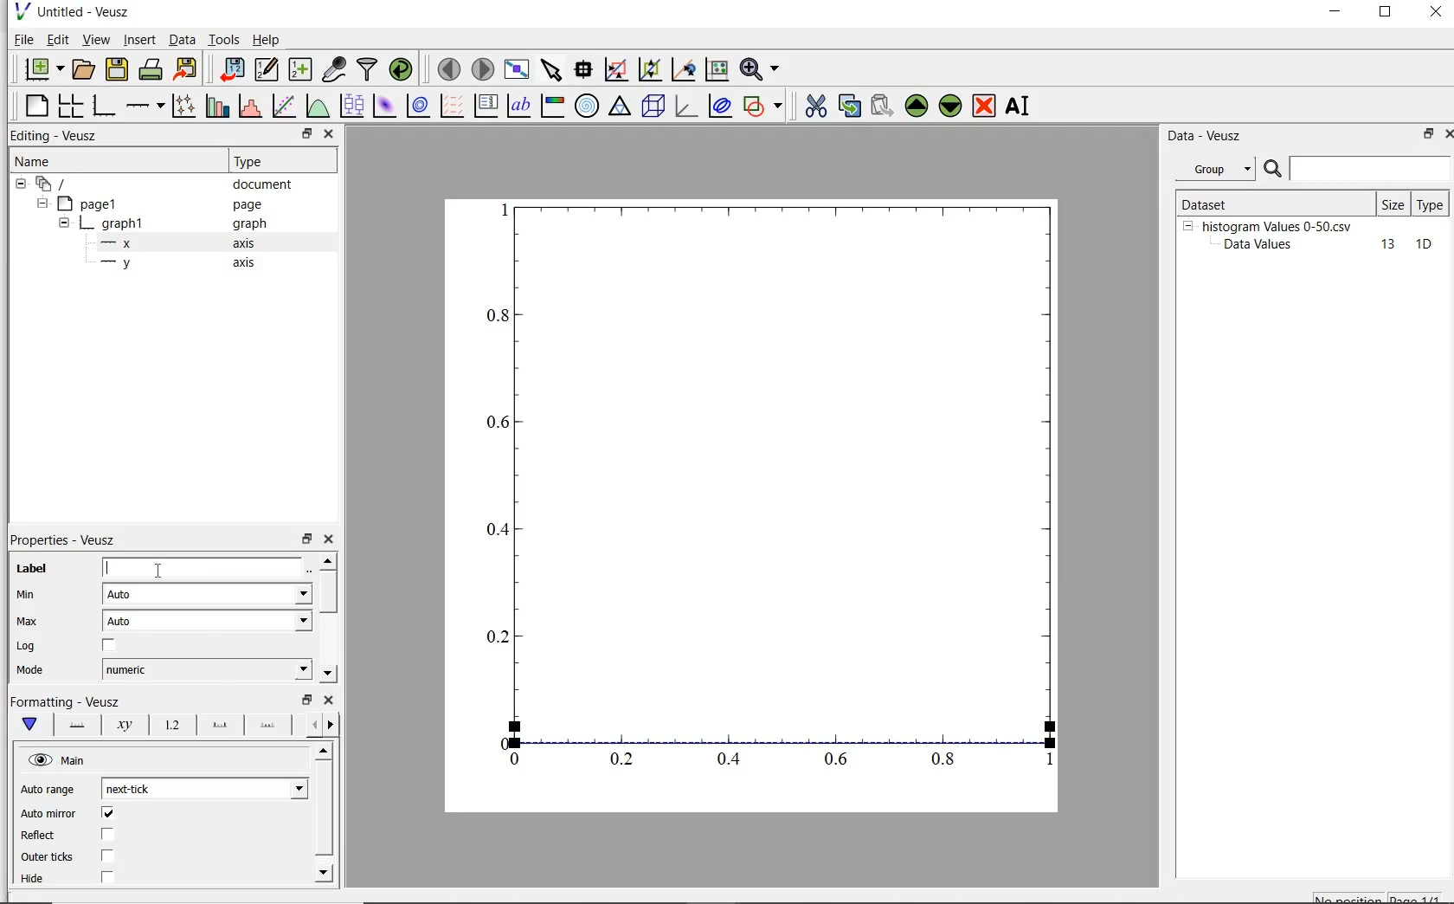 The height and width of the screenshot is (904, 1454). Describe the element at coordinates (307, 700) in the screenshot. I see `restore down` at that location.